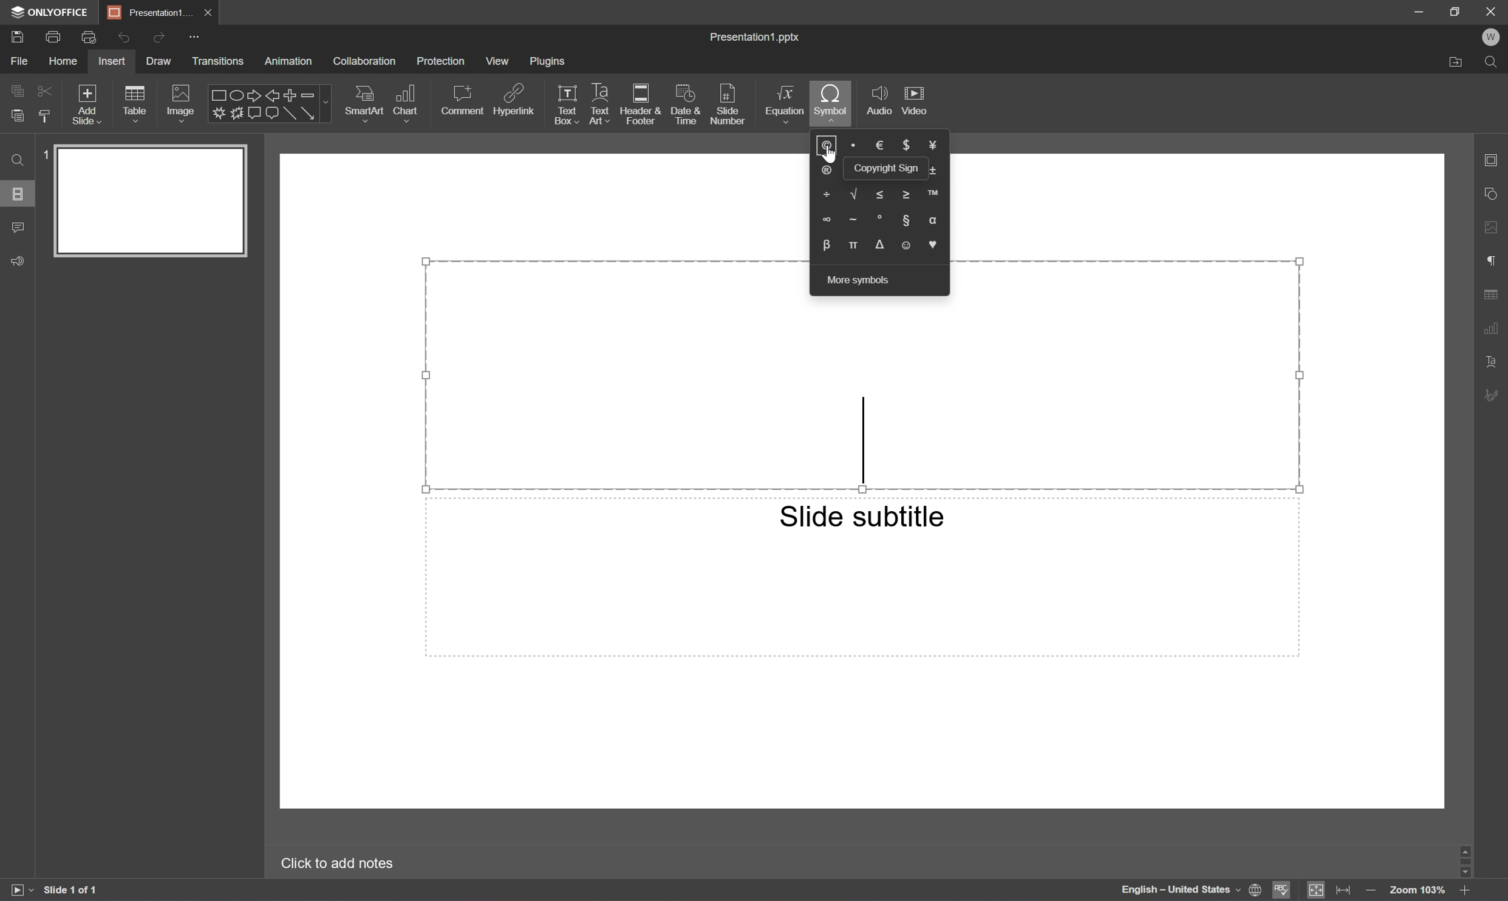 The height and width of the screenshot is (901, 1508). I want to click on Slides, so click(18, 195).